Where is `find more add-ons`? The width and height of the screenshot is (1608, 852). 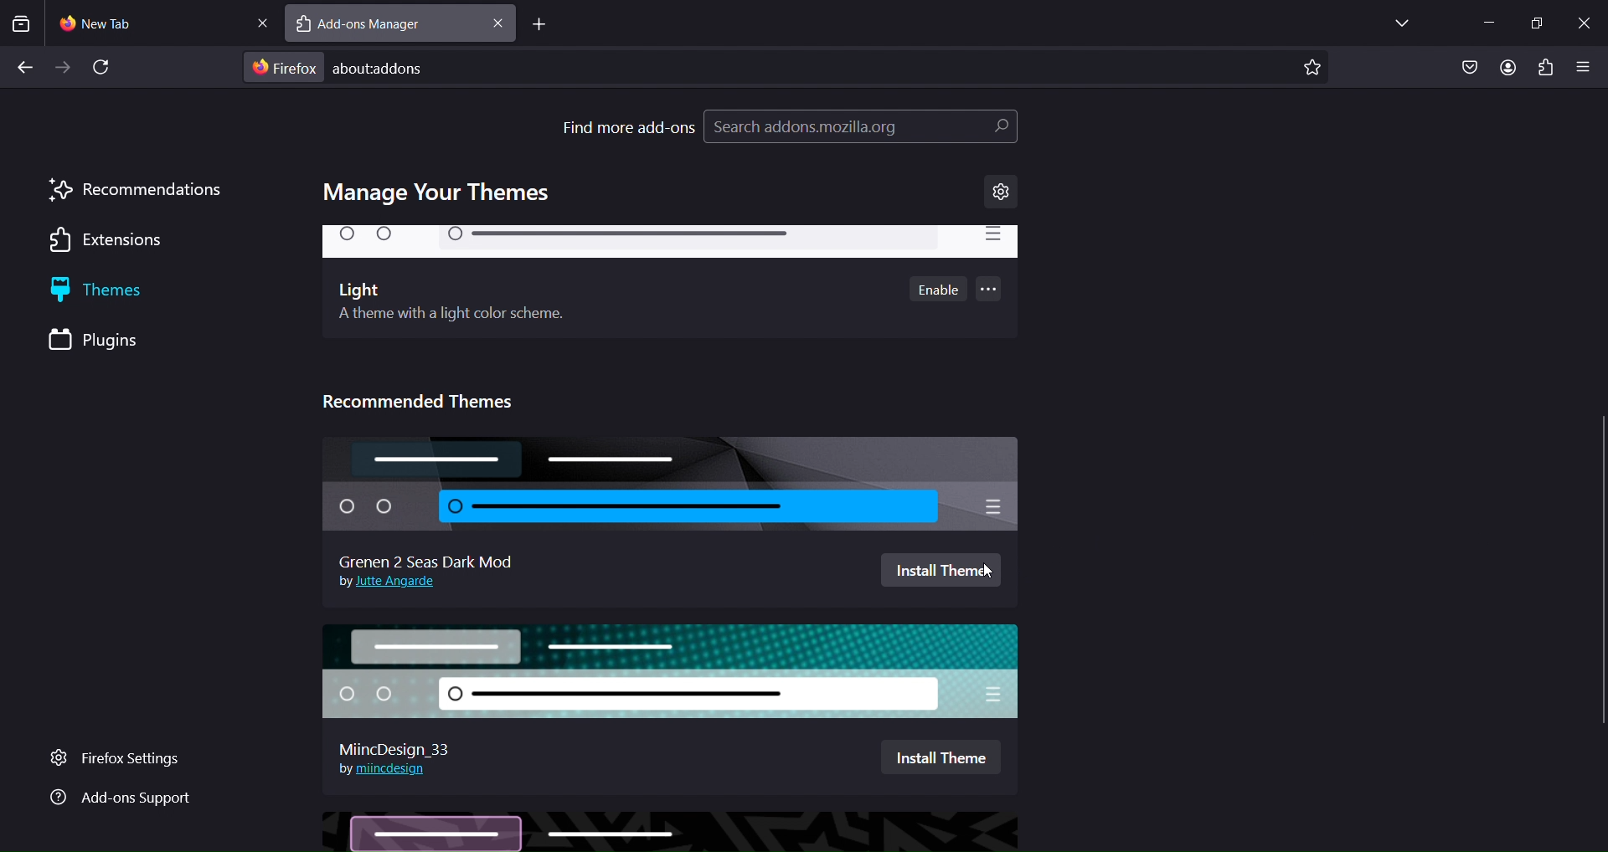 find more add-ons is located at coordinates (628, 126).